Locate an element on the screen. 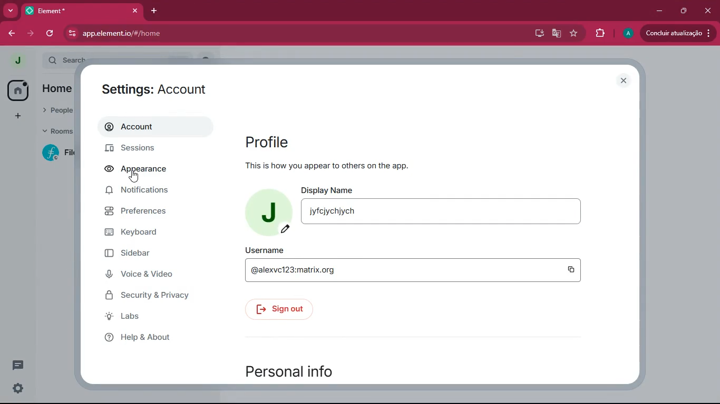 The width and height of the screenshot is (720, 404). profile is located at coordinates (18, 60).